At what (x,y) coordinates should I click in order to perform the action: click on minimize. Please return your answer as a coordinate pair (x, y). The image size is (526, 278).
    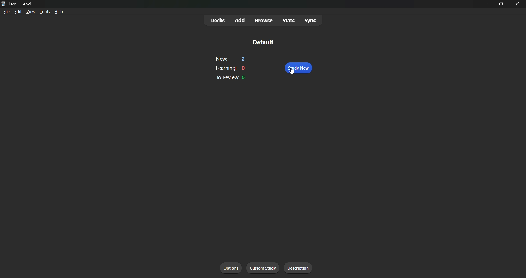
    Looking at the image, I should click on (486, 6).